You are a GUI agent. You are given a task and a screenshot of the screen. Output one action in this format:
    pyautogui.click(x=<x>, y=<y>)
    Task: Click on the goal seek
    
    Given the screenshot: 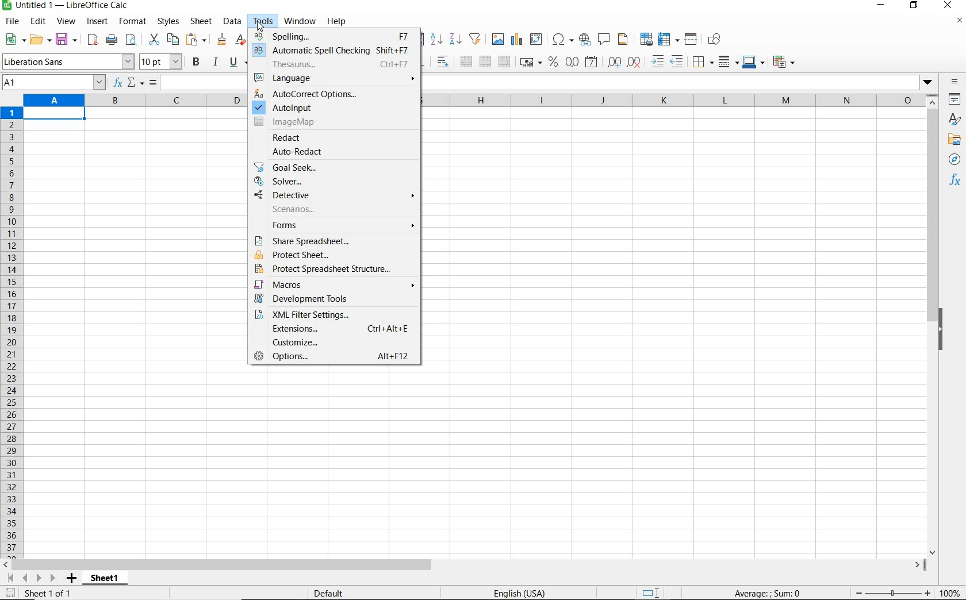 What is the action you would take?
    pyautogui.click(x=335, y=167)
    